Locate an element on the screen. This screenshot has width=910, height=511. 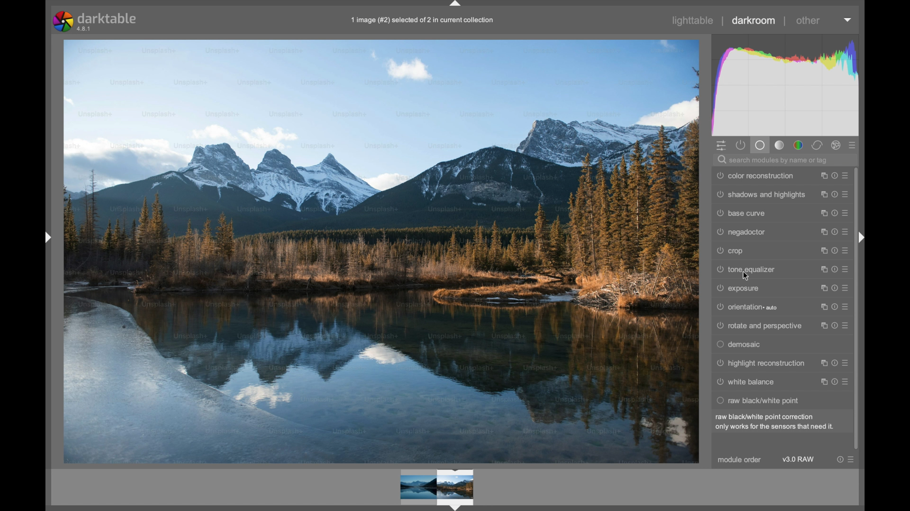
reset parameter is located at coordinates (836, 381).